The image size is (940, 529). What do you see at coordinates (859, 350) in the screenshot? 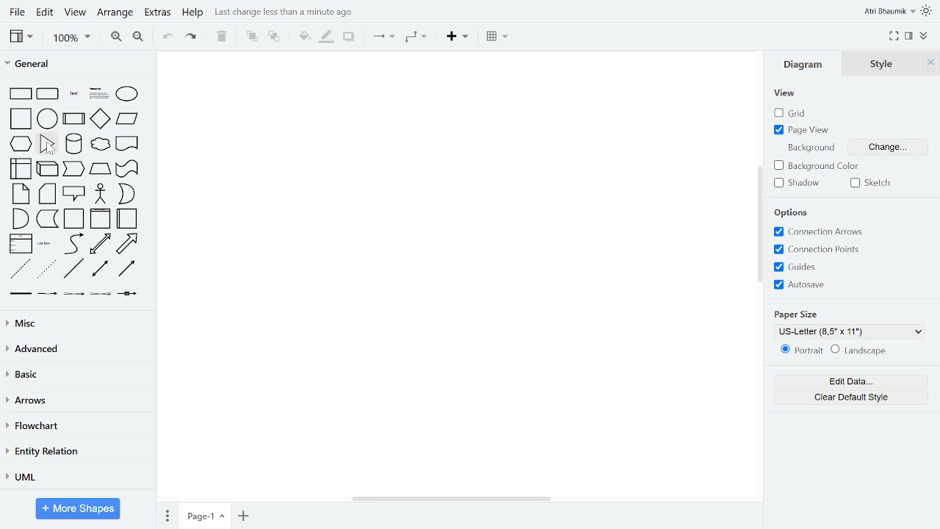
I see `landscape` at bounding box center [859, 350].